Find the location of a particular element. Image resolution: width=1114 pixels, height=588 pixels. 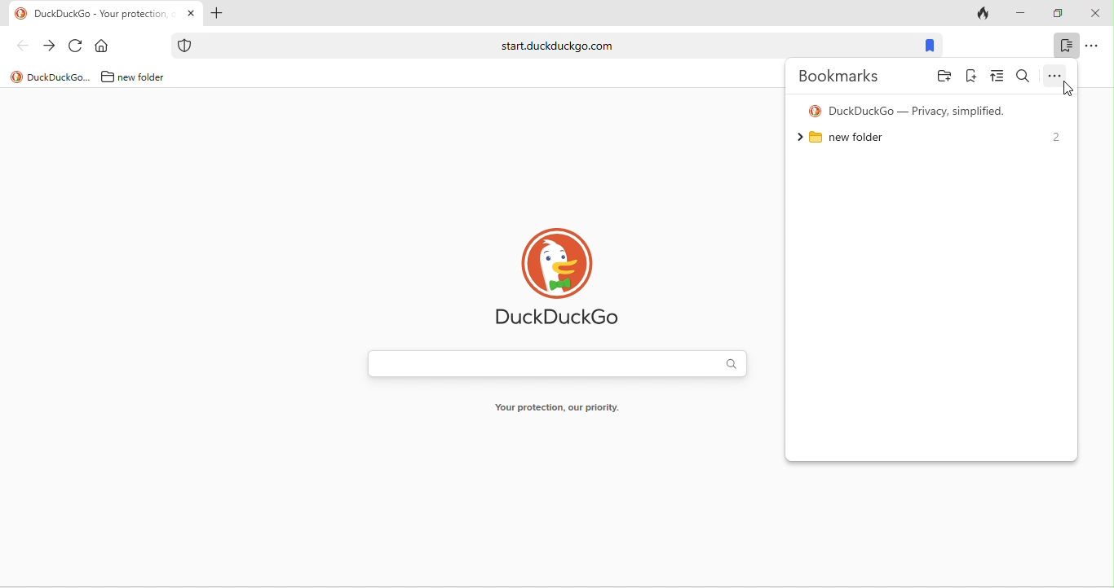

options is located at coordinates (1092, 46).